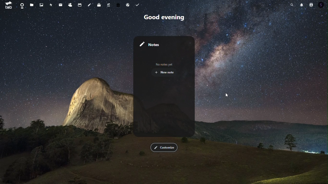 Image resolution: width=328 pixels, height=184 pixels. What do you see at coordinates (302, 5) in the screenshot?
I see `Notifications` at bounding box center [302, 5].